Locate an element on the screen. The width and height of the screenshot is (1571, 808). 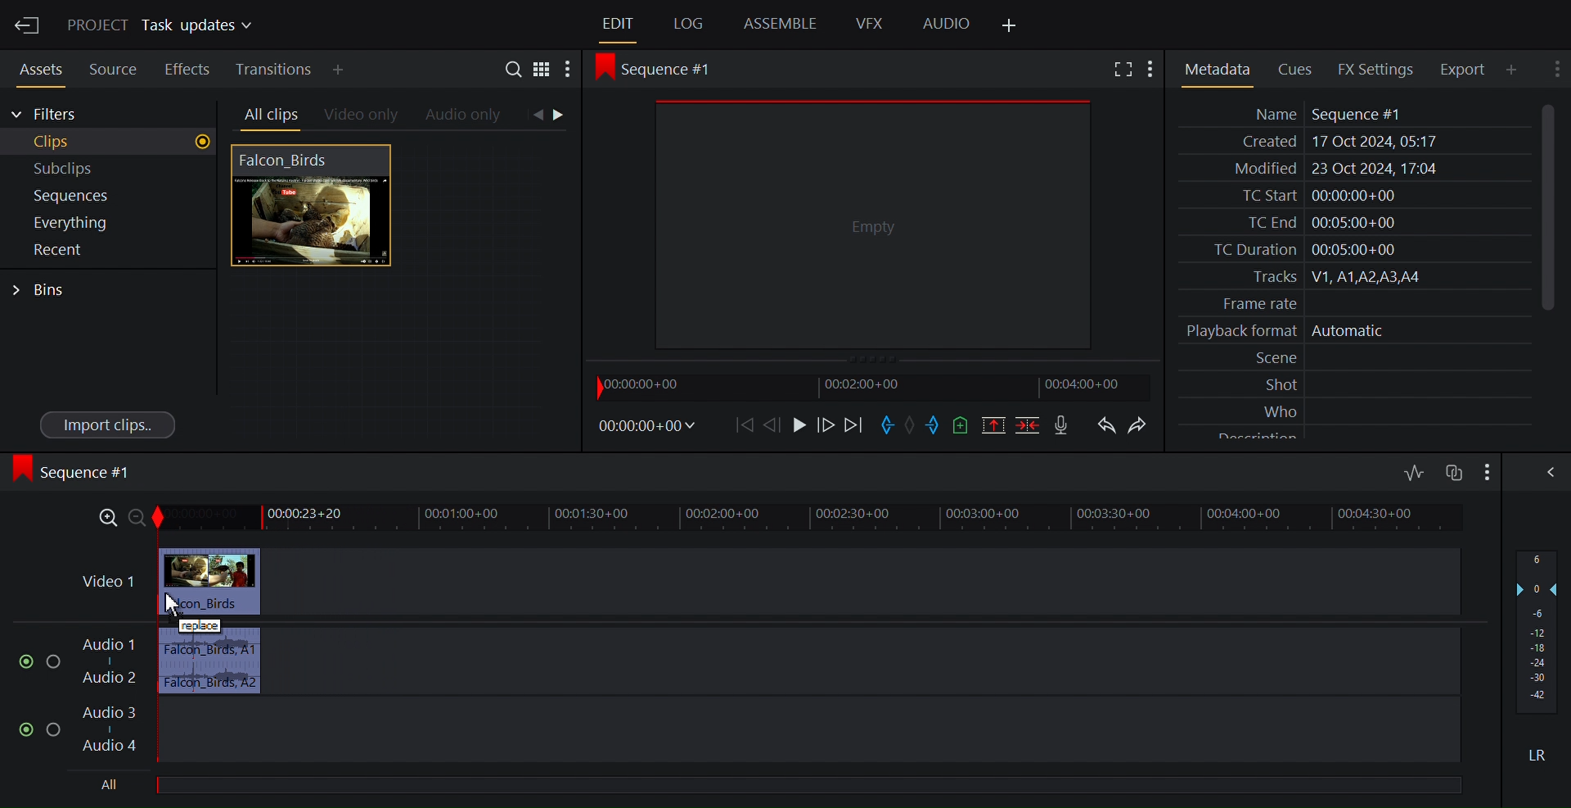
Solo this track is located at coordinates (55, 730).